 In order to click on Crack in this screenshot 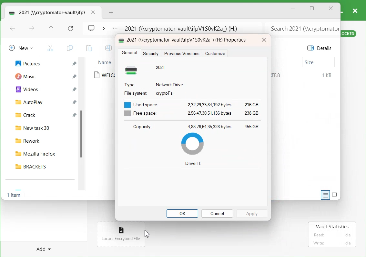, I will do `click(23, 114)`.